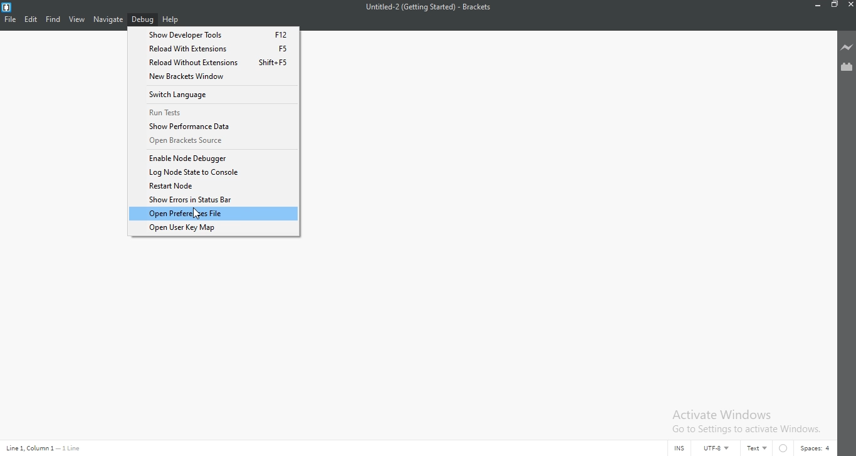  What do you see at coordinates (213, 228) in the screenshot?
I see `Open User Key Map ` at bounding box center [213, 228].